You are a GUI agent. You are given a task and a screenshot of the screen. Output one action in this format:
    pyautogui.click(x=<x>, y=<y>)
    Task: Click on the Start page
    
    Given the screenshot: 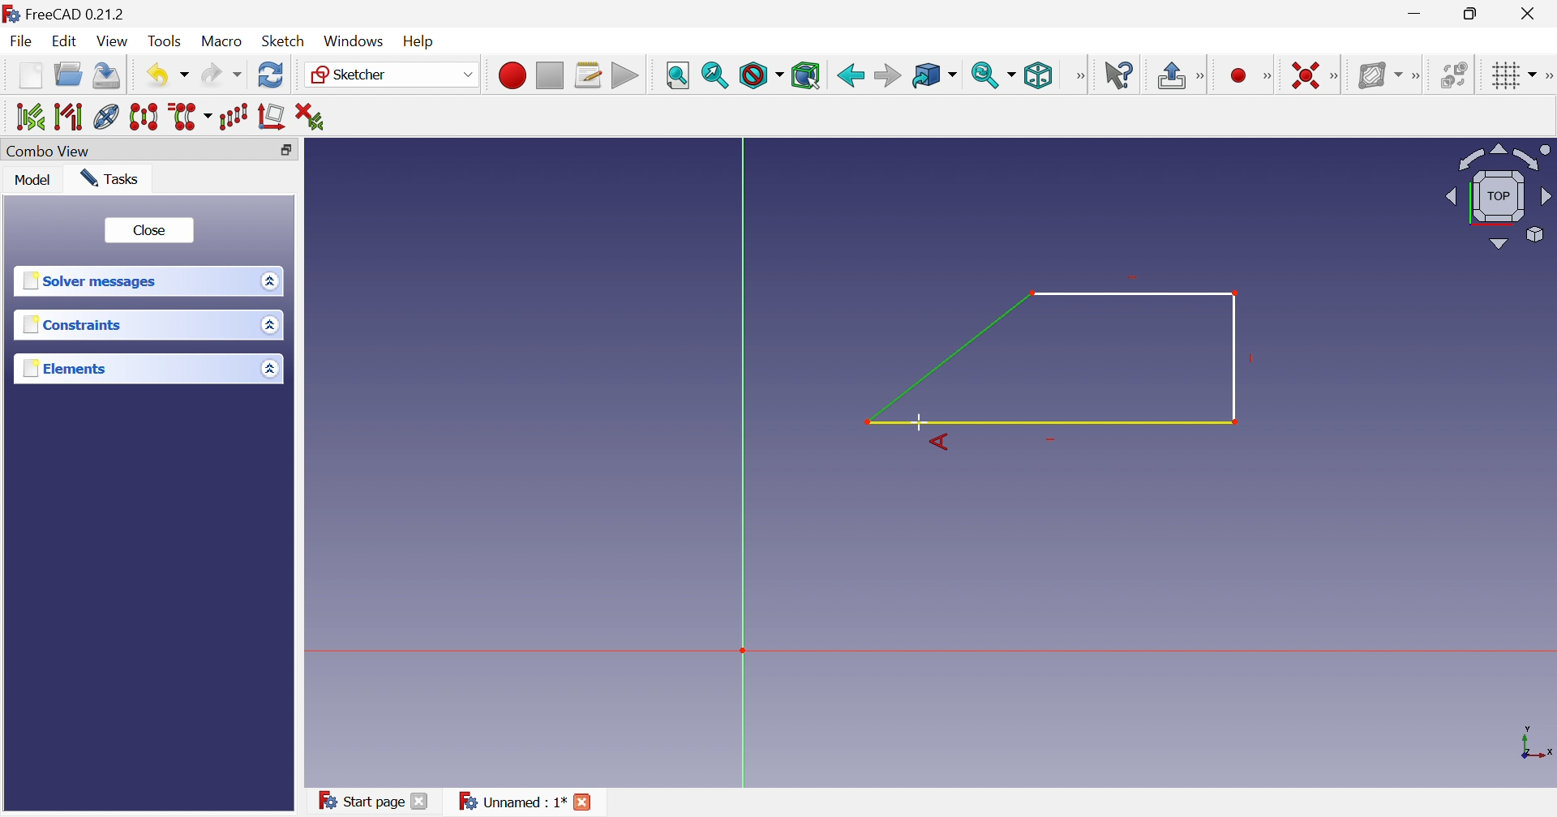 What is the action you would take?
    pyautogui.click(x=355, y=798)
    